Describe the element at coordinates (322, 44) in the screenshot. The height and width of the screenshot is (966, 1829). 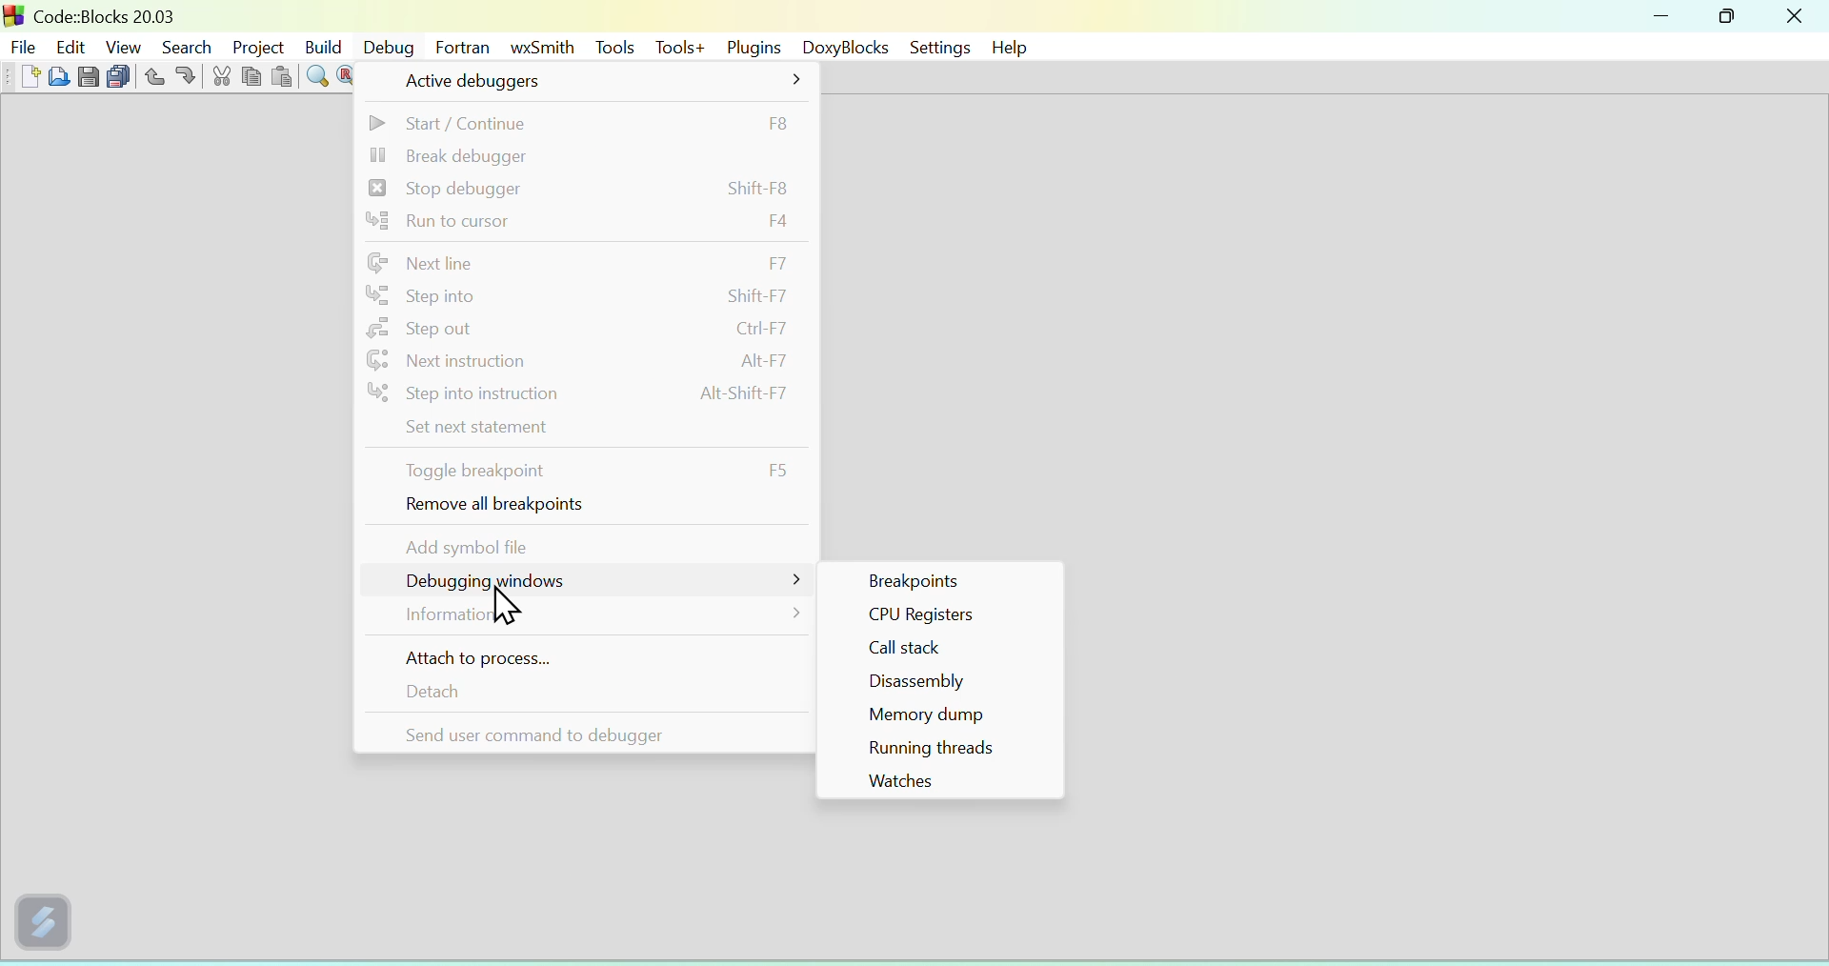
I see `Build` at that location.